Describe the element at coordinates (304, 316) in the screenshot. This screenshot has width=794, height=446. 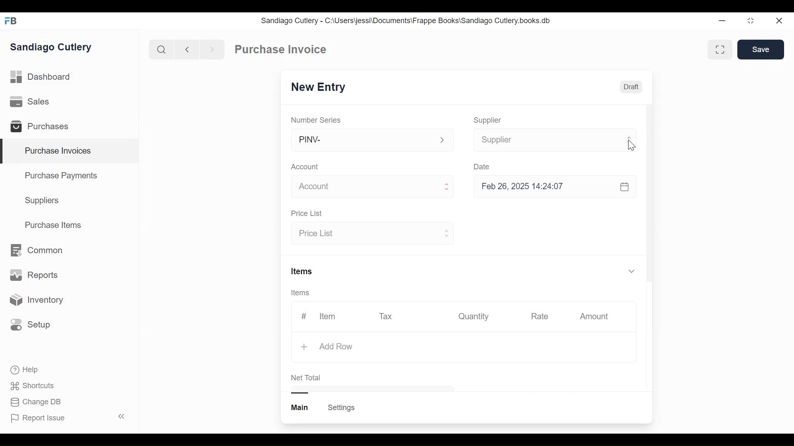
I see `#` at that location.